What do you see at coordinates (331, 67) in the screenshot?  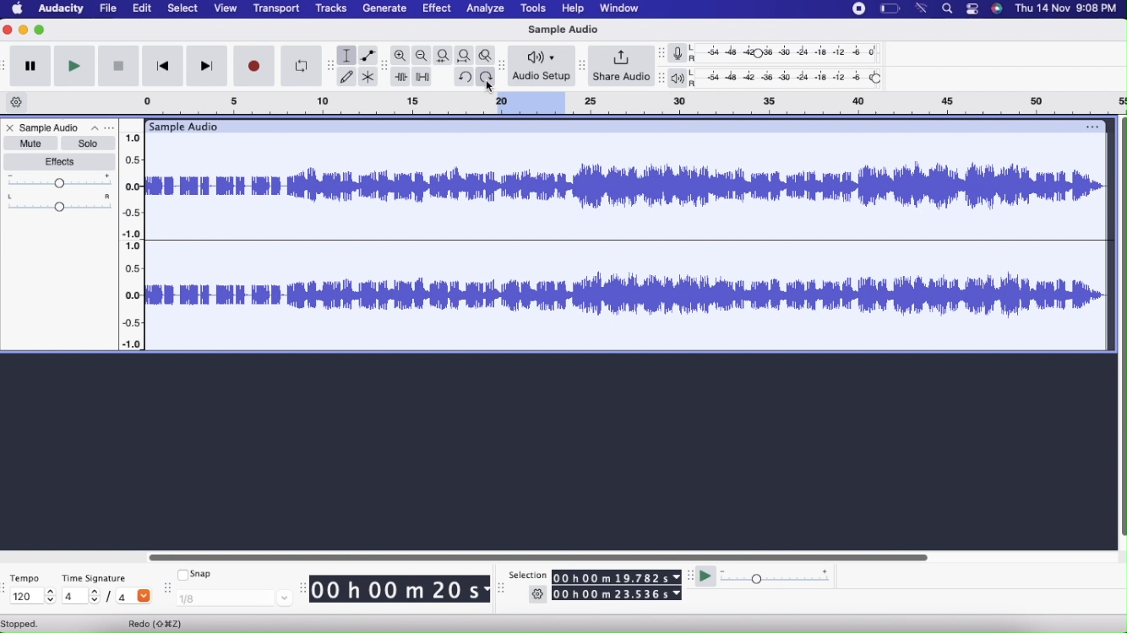 I see `move toolbar` at bounding box center [331, 67].